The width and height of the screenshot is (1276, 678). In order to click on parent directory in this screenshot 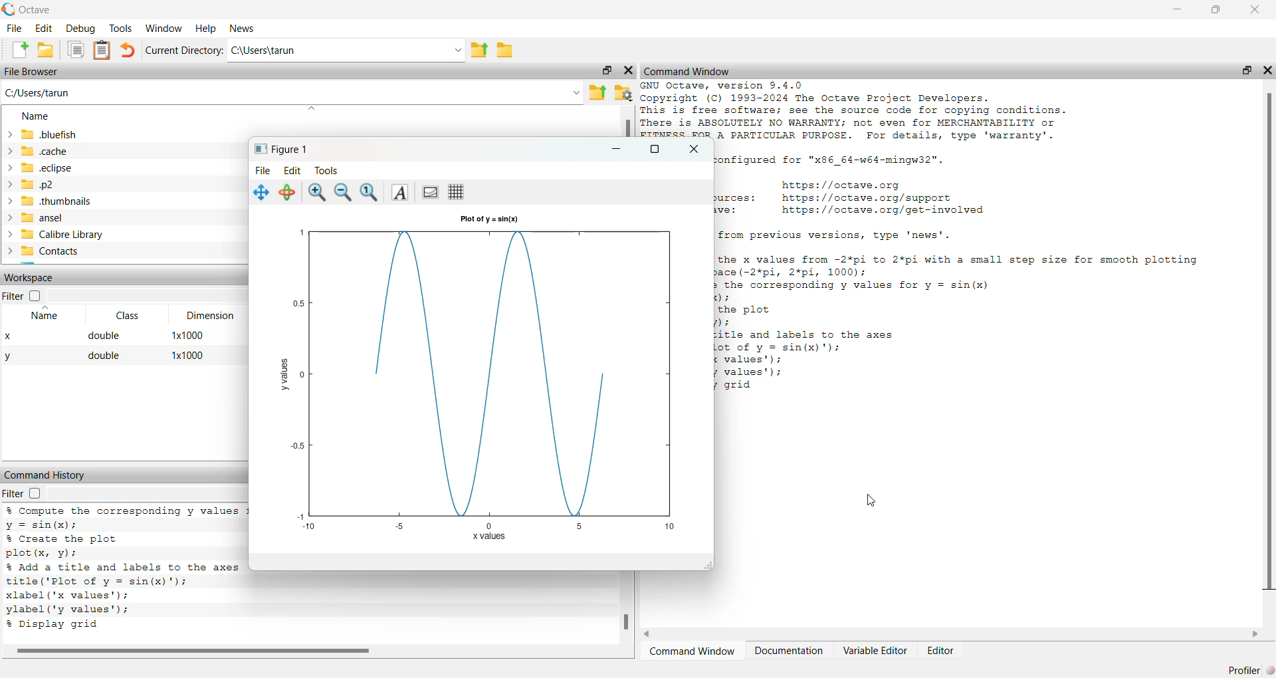, I will do `click(480, 50)`.